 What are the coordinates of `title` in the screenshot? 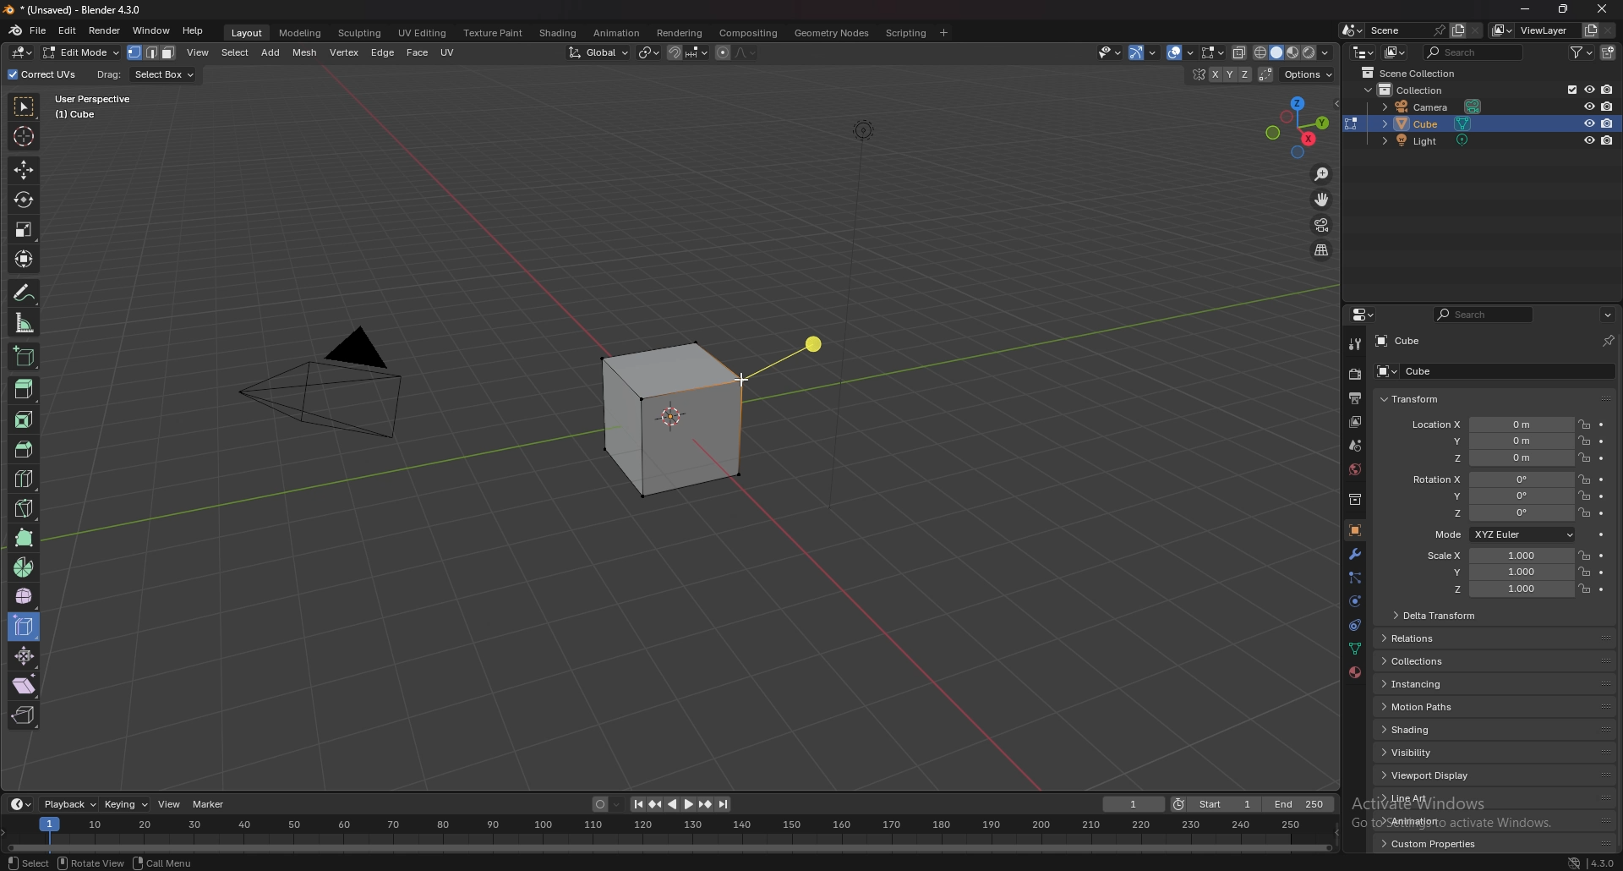 It's located at (80, 9).